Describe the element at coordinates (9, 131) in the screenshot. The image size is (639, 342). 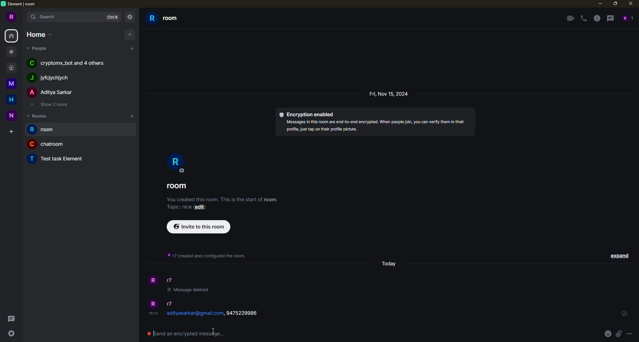
I see `create space` at that location.